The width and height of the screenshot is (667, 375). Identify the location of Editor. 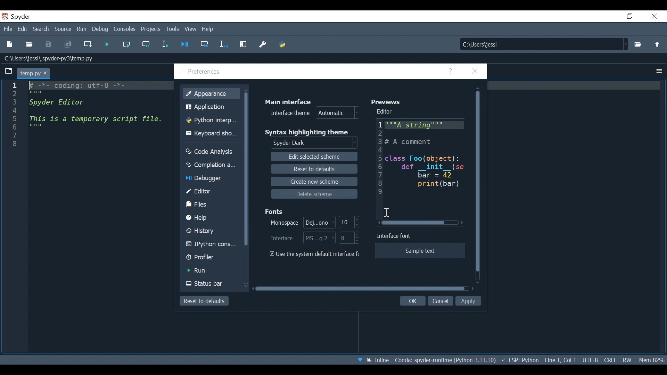
(385, 112).